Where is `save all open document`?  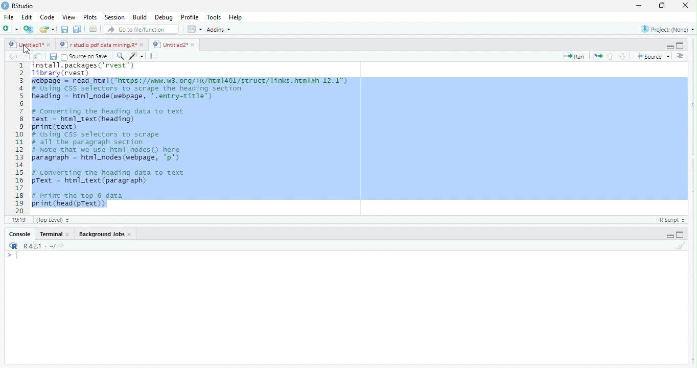
save all open document is located at coordinates (77, 29).